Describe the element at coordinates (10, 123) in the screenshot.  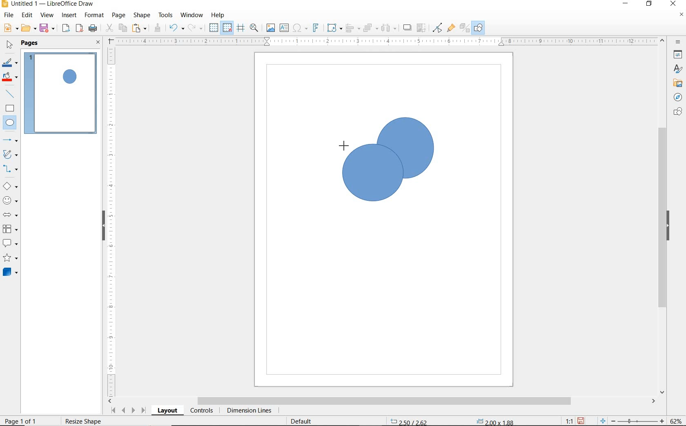
I see `ELLIPSE` at that location.